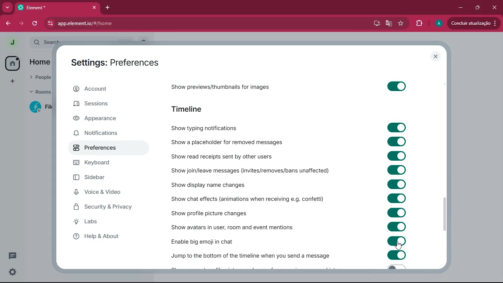 This screenshot has height=283, width=503. What do you see at coordinates (231, 227) in the screenshot?
I see `show avatars in user, room and event mentions` at bounding box center [231, 227].